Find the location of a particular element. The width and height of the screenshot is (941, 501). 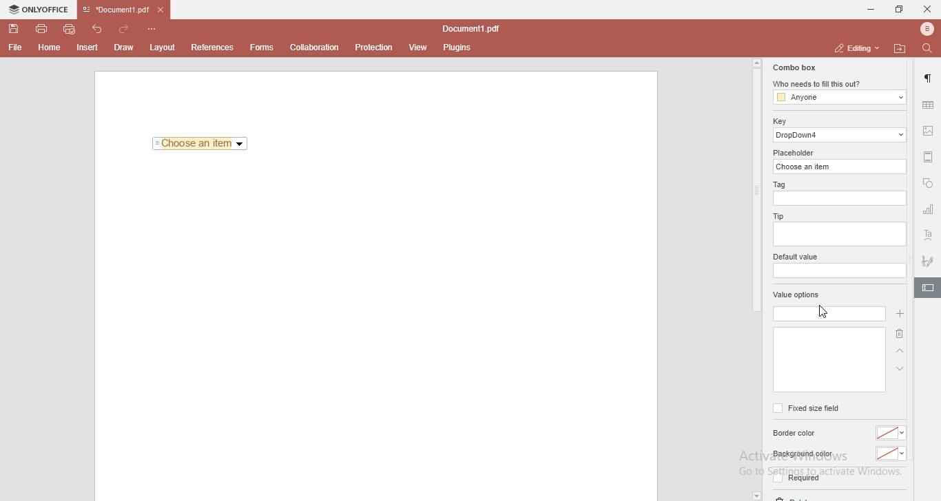

File is located at coordinates (14, 47).